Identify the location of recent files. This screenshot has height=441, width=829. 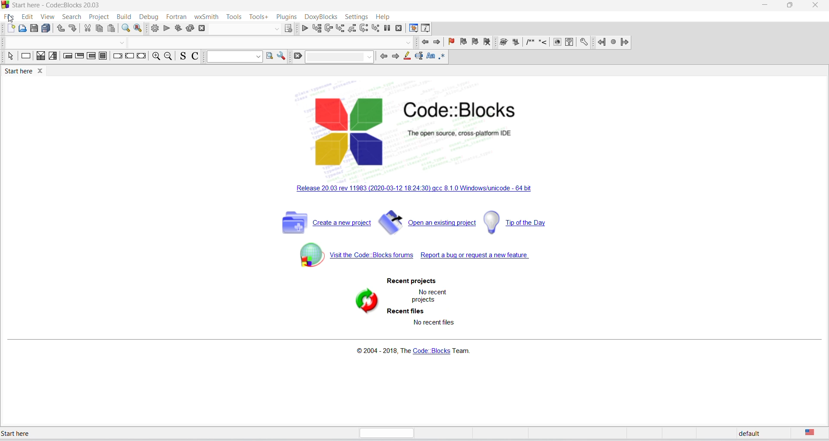
(406, 313).